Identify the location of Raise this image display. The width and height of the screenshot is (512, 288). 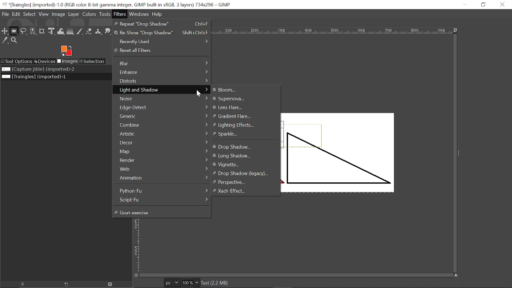
(22, 284).